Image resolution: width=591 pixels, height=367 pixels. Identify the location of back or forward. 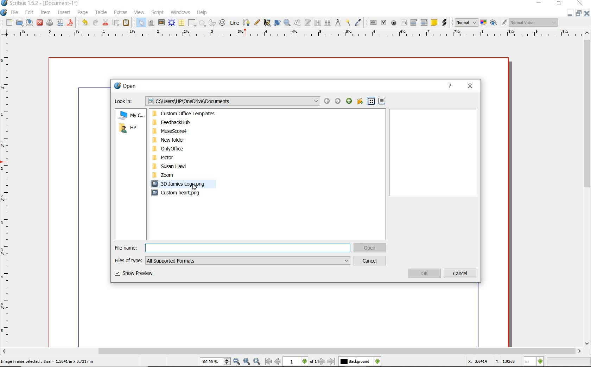
(332, 102).